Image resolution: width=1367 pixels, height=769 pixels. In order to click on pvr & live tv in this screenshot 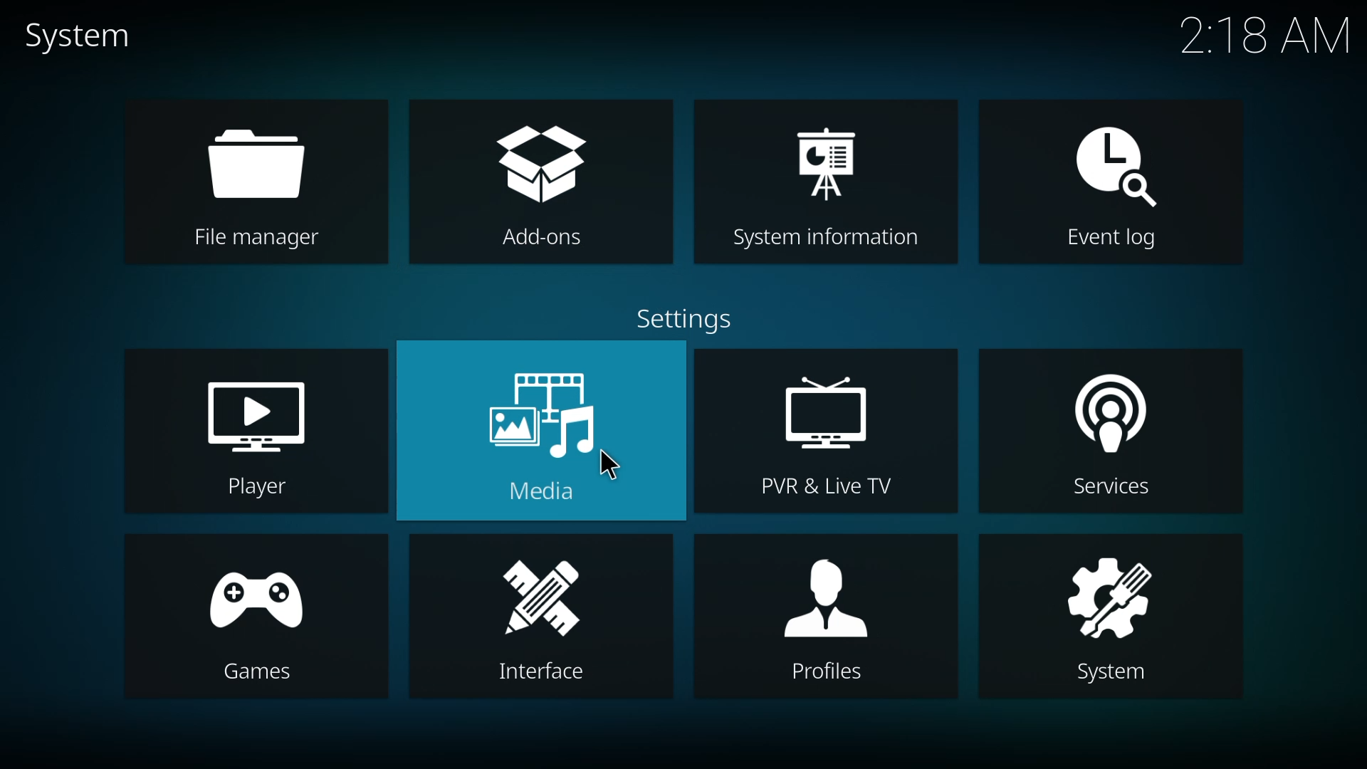, I will do `click(833, 430)`.